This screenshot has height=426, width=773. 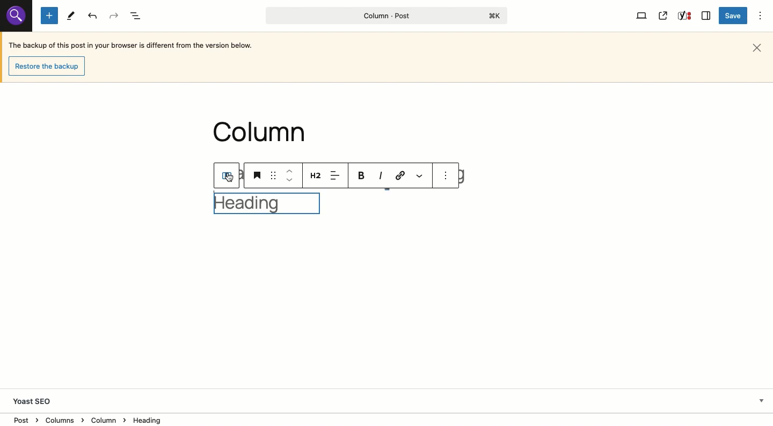 What do you see at coordinates (114, 16) in the screenshot?
I see `Redo` at bounding box center [114, 16].